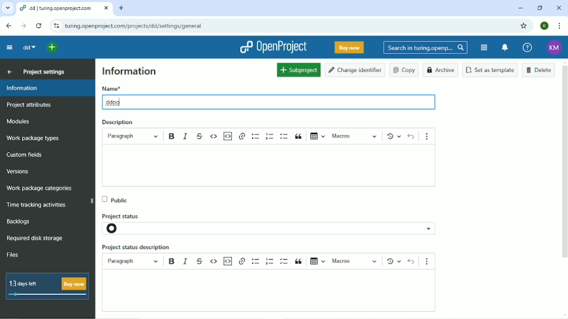  I want to click on bold, so click(171, 261).